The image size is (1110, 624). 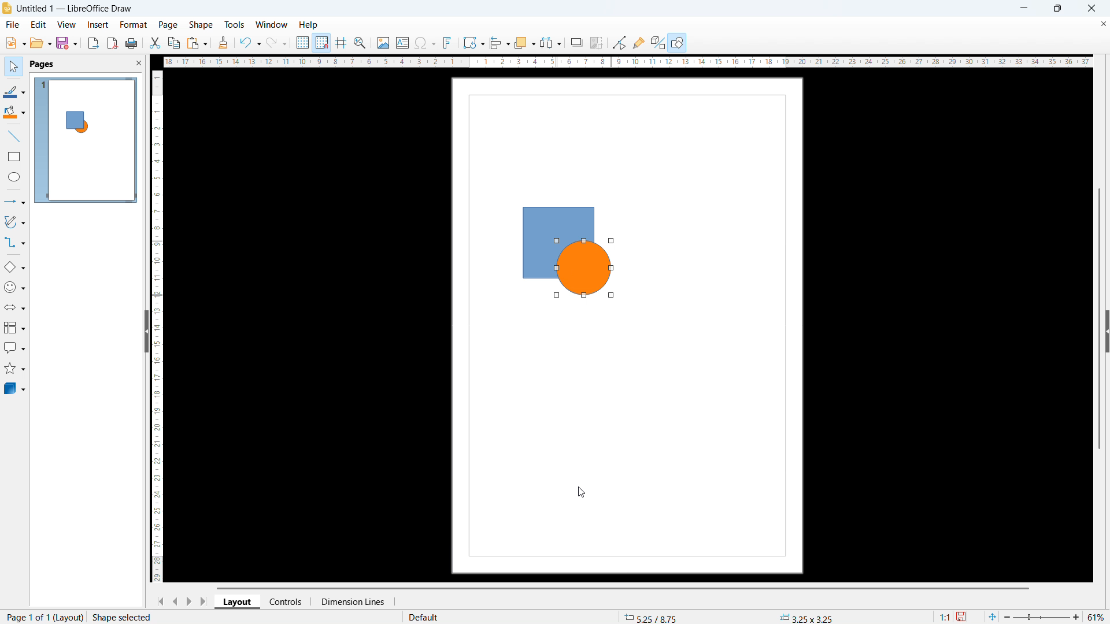 What do you see at coordinates (75, 9) in the screenshot?
I see `Document title ` at bounding box center [75, 9].